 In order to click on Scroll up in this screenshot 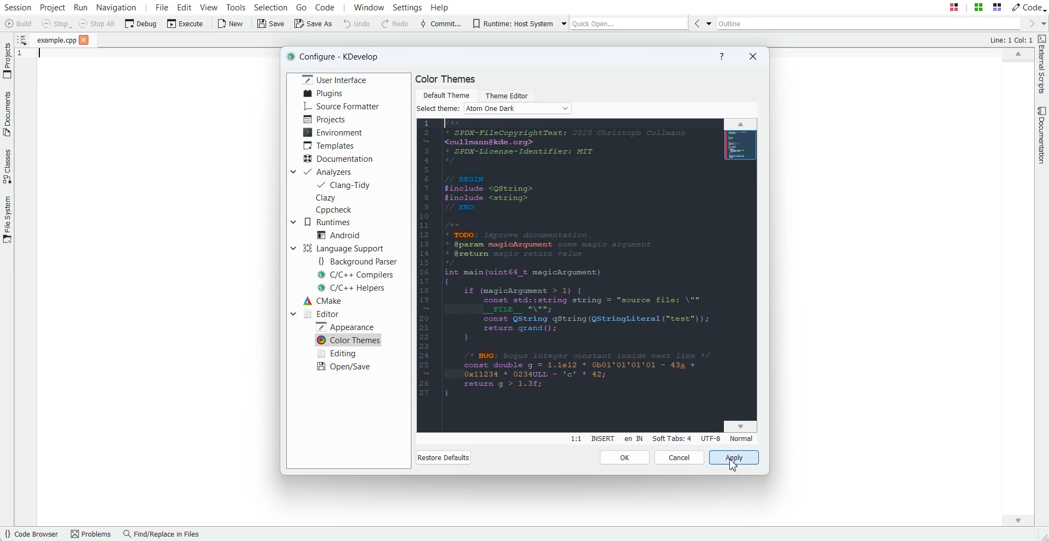, I will do `click(1017, 52)`.